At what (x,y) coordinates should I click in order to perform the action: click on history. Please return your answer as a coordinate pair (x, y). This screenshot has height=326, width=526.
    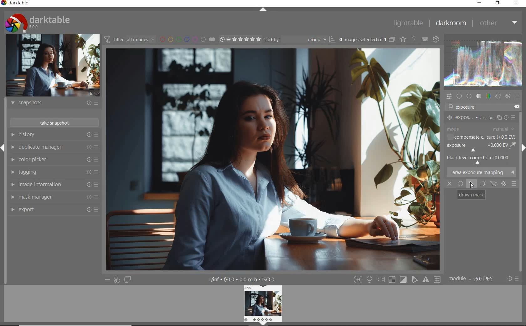
    Looking at the image, I should click on (54, 134).